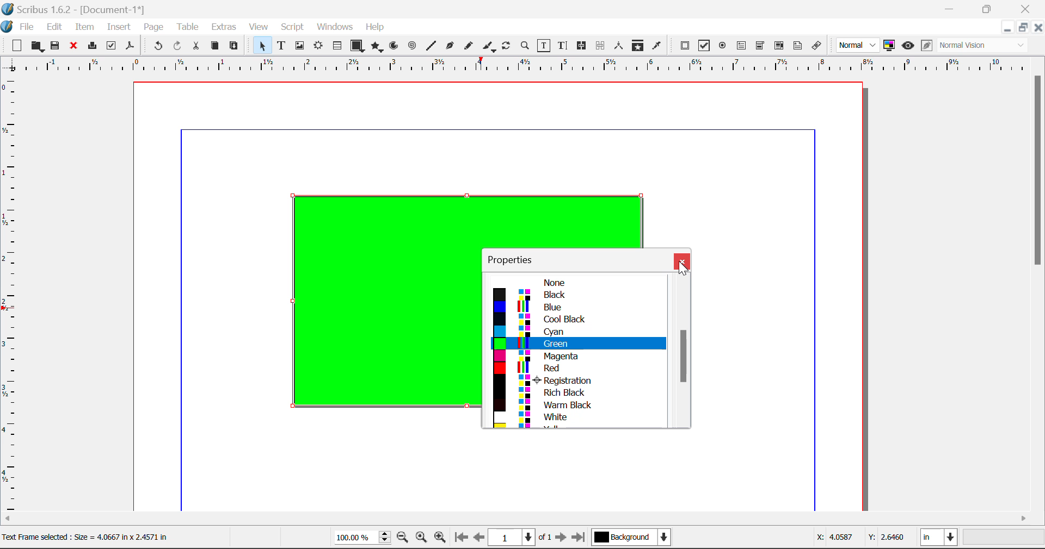 This screenshot has width=1045, height=549. What do you see at coordinates (357, 45) in the screenshot?
I see `Shapes` at bounding box center [357, 45].